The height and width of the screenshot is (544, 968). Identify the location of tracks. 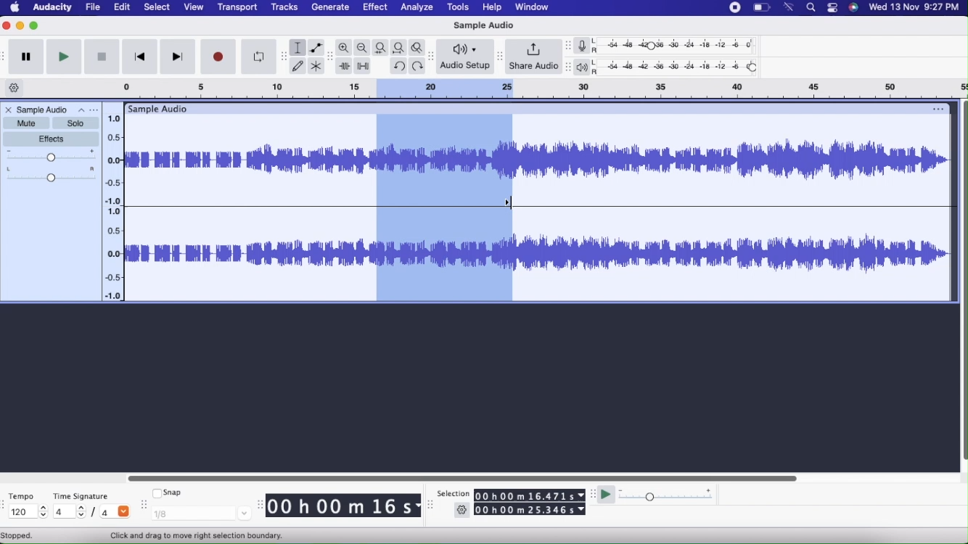
(286, 9).